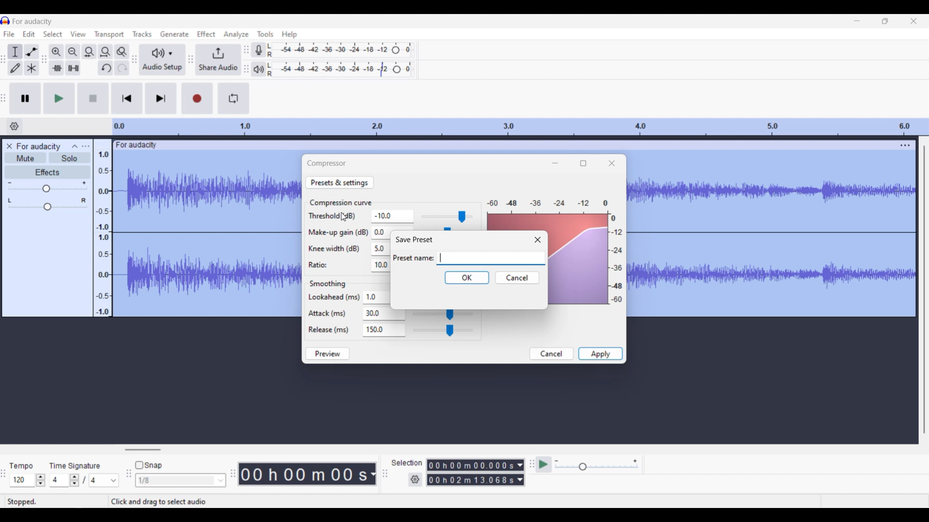 The image size is (929, 522). I want to click on Text box for Lookahead, so click(377, 297).